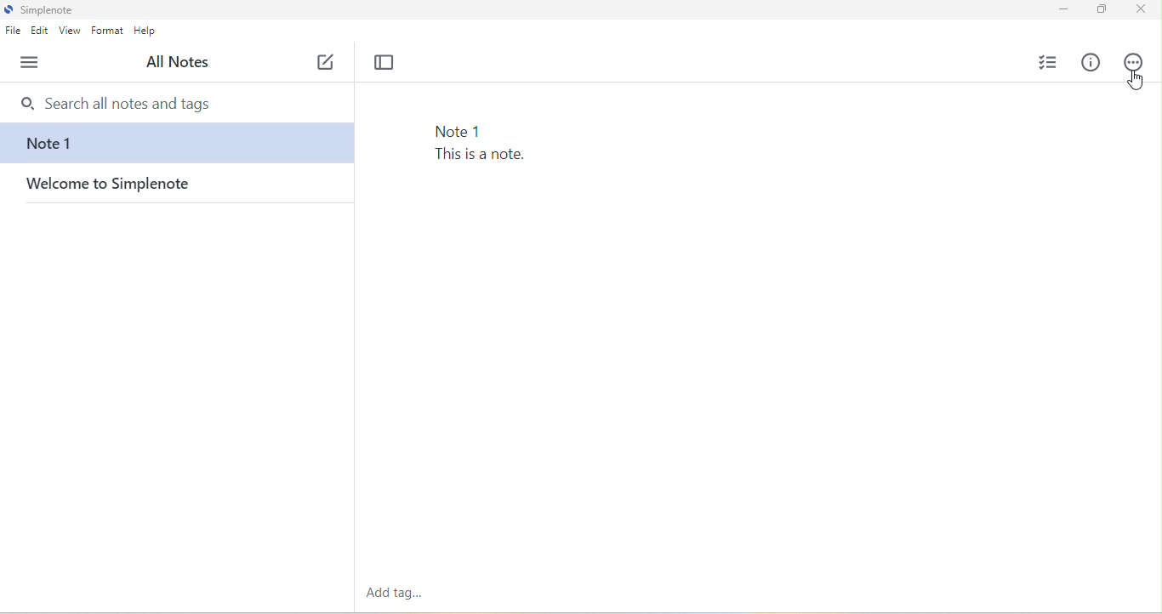 The image size is (1162, 614). What do you see at coordinates (1090, 62) in the screenshot?
I see `info` at bounding box center [1090, 62].